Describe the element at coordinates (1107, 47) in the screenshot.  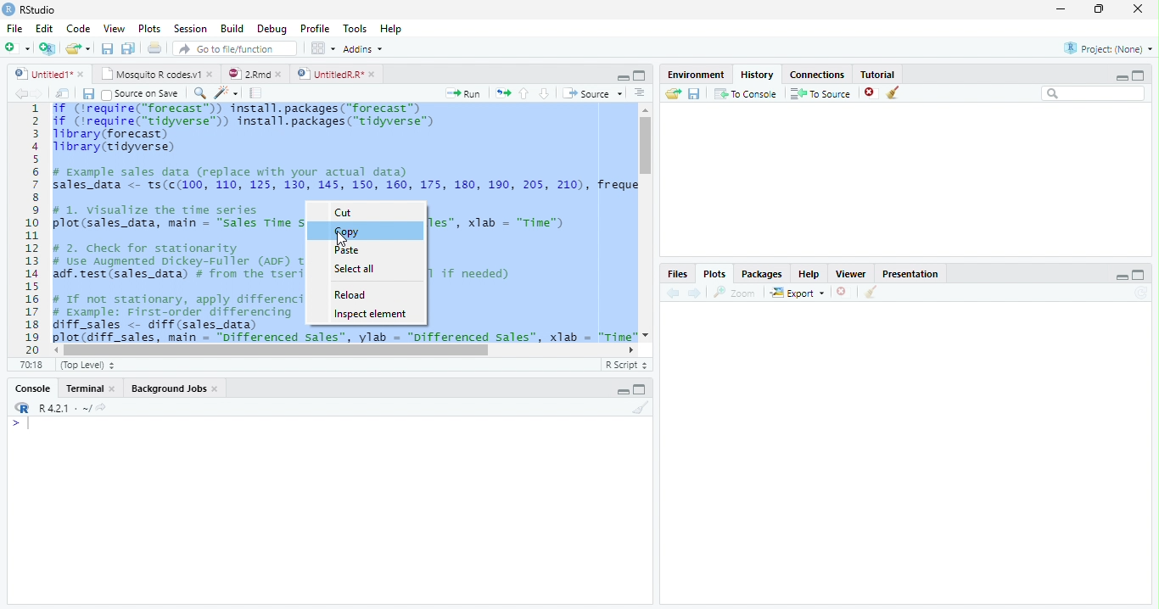
I see `Project(none)` at that location.